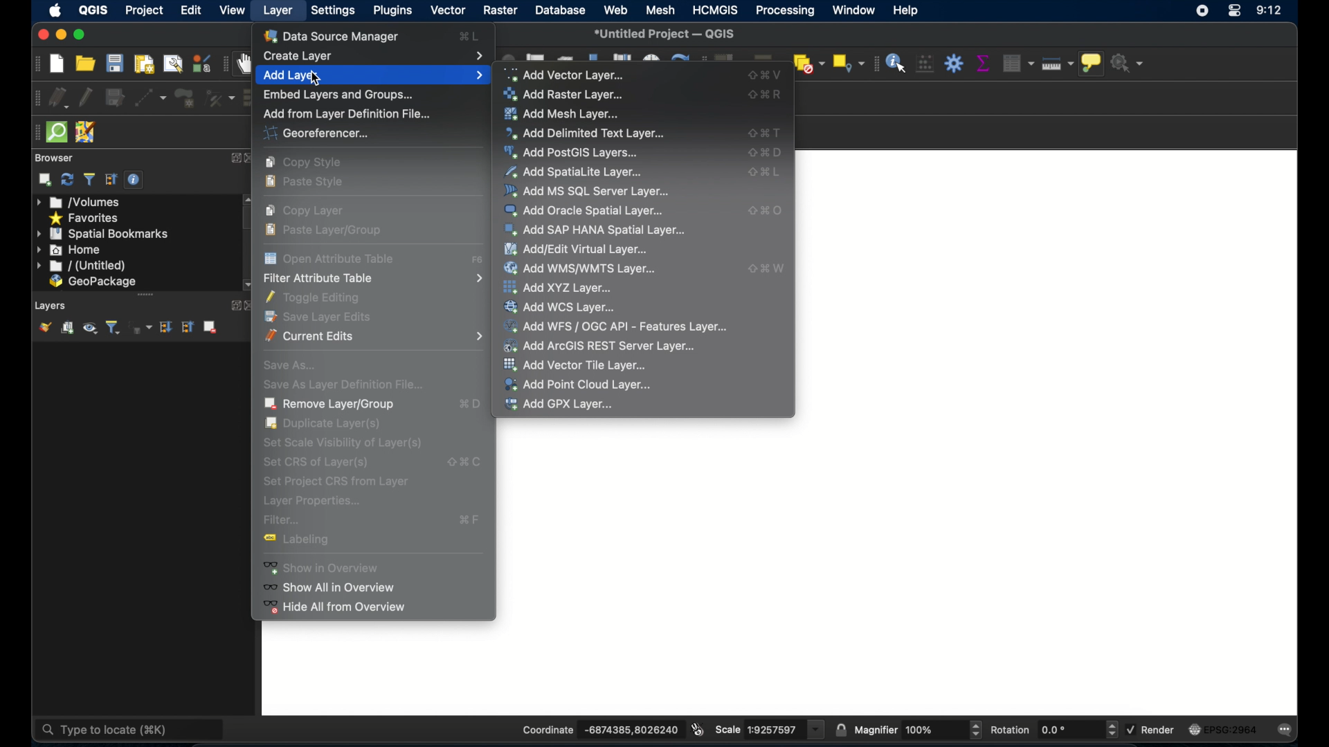  I want to click on scroll bar, so click(141, 295).